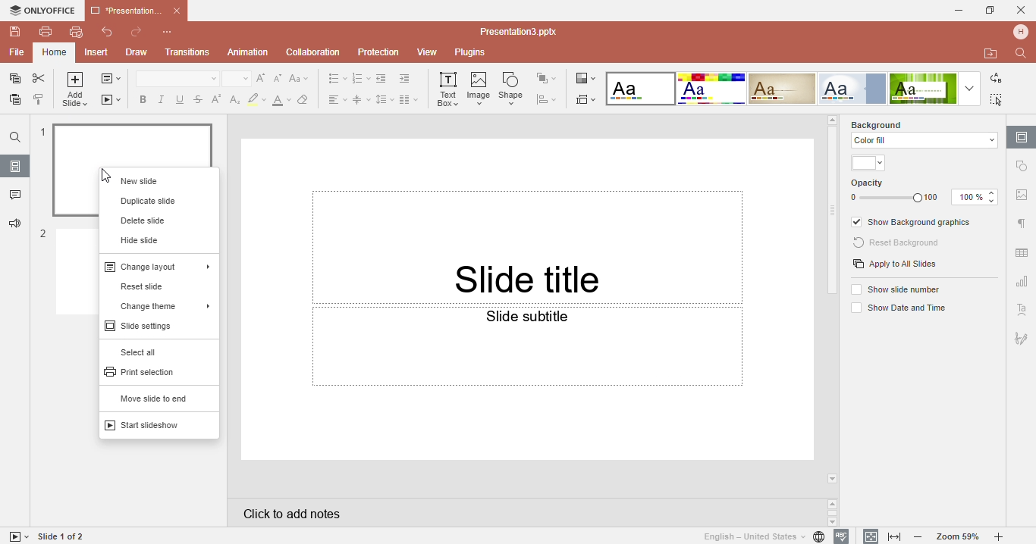 The height and width of the screenshot is (544, 1036). What do you see at coordinates (313, 53) in the screenshot?
I see `Collabration` at bounding box center [313, 53].